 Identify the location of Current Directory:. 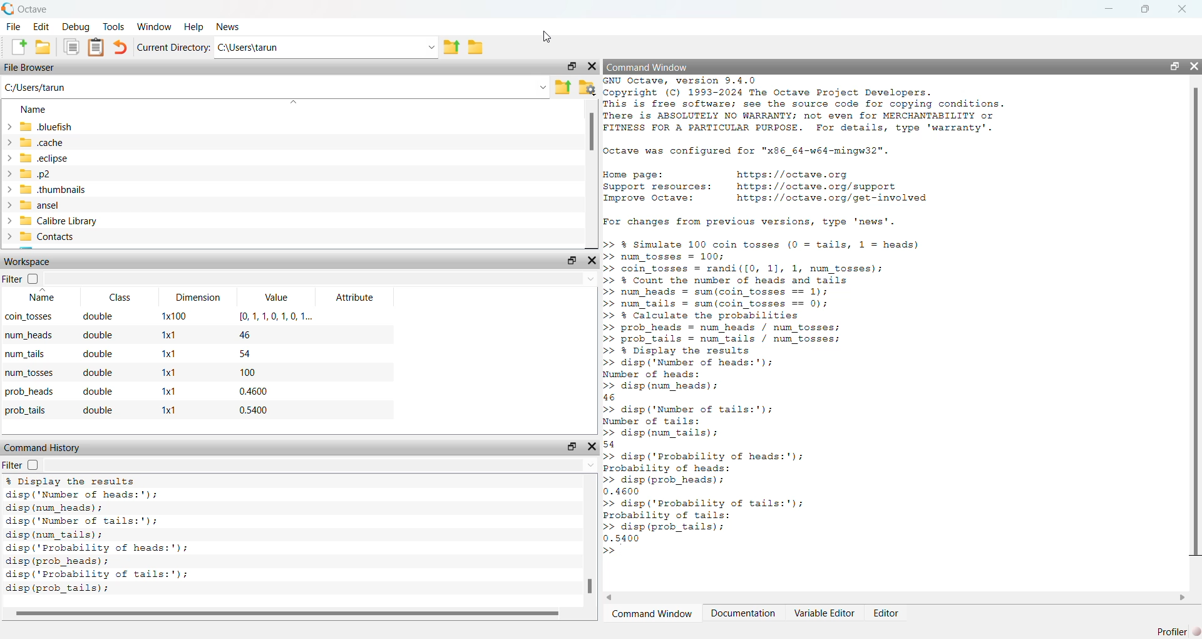
(173, 48).